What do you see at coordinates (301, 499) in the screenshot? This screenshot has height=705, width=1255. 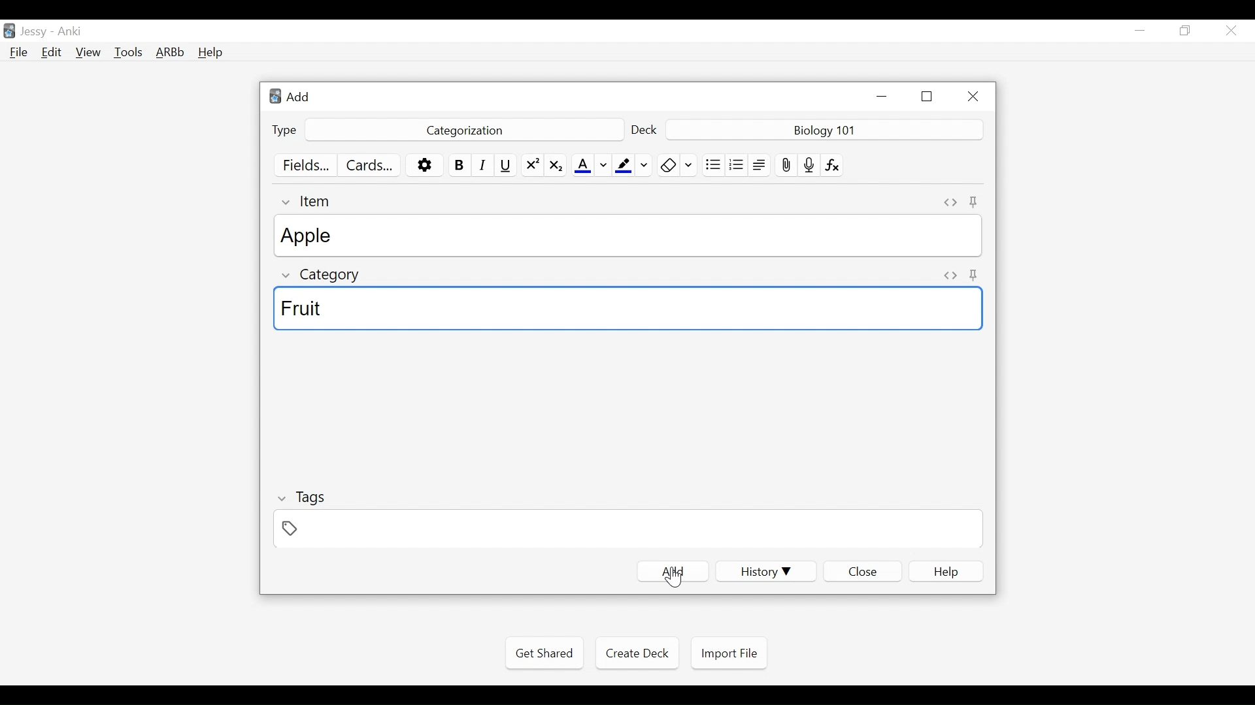 I see `Tags` at bounding box center [301, 499].